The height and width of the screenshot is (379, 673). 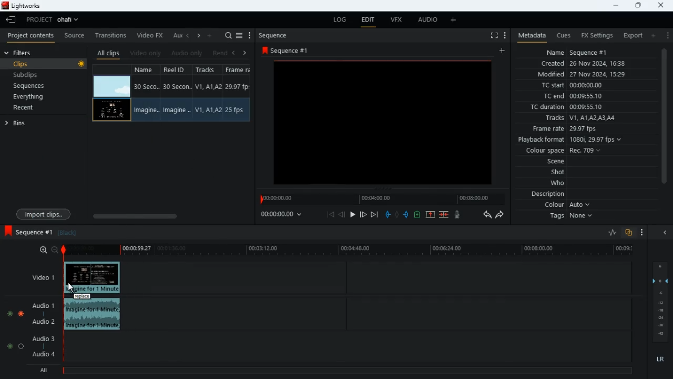 What do you see at coordinates (504, 35) in the screenshot?
I see `more` at bounding box center [504, 35].